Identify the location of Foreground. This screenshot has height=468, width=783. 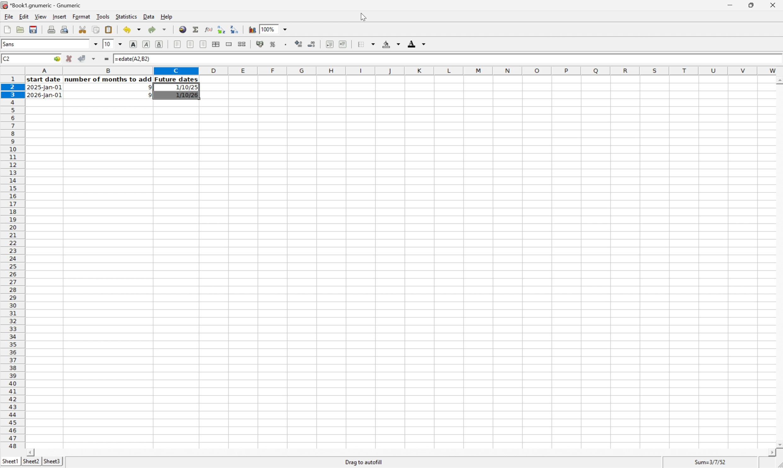
(417, 44).